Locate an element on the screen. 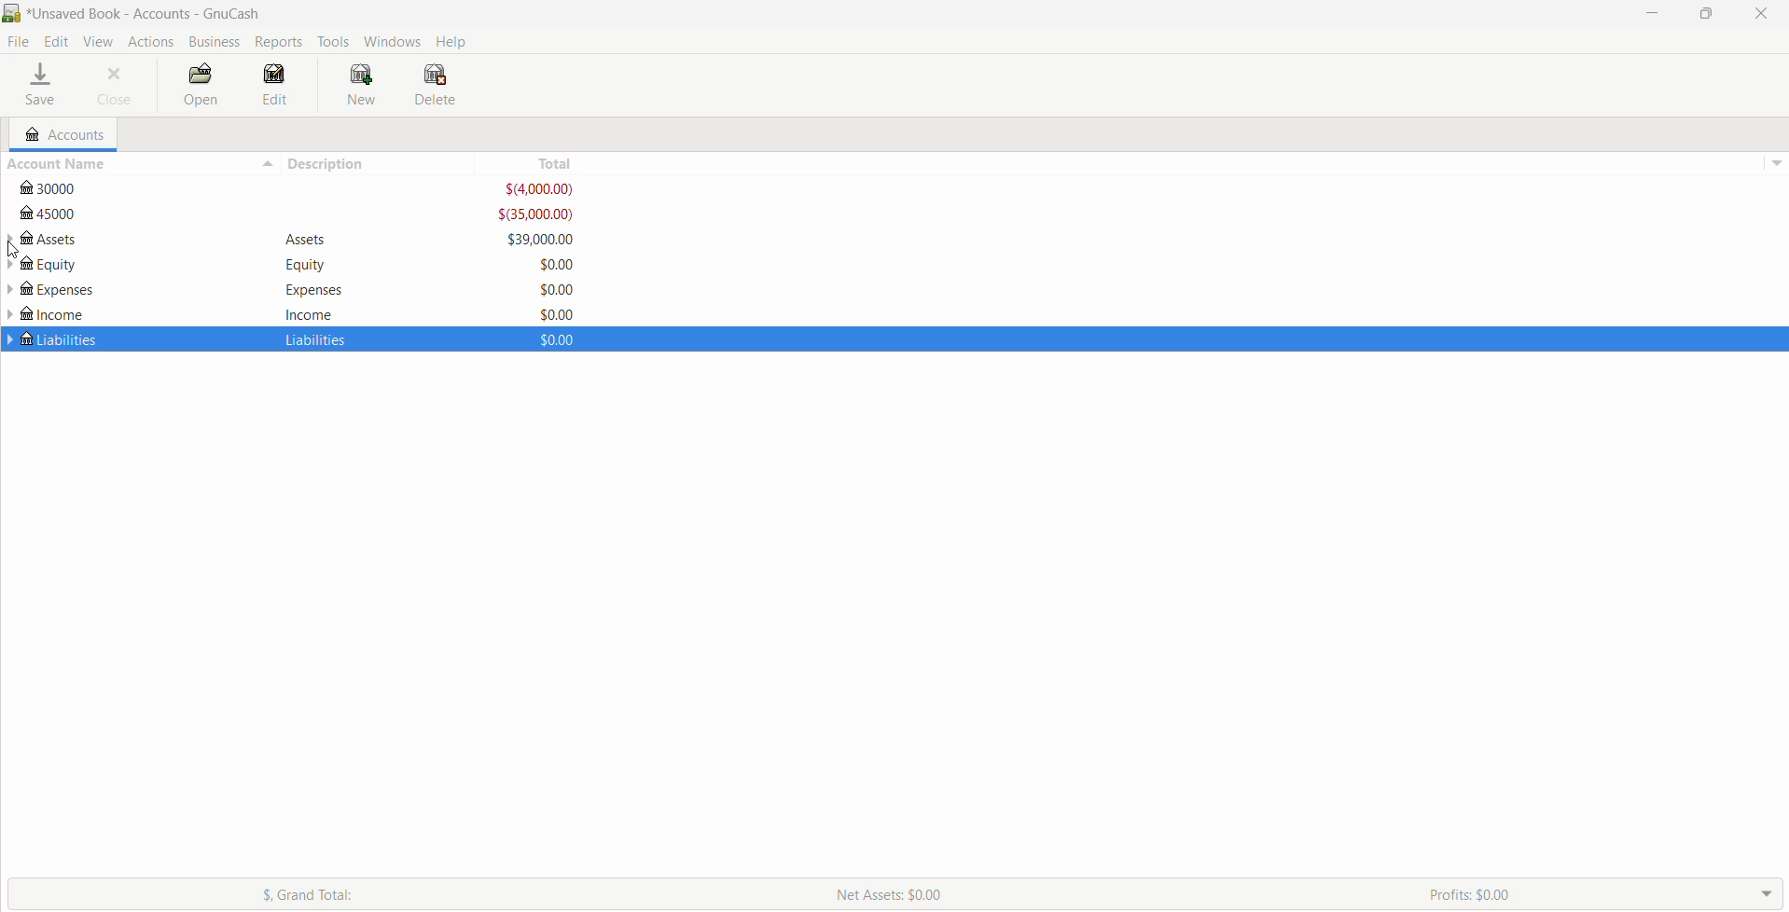 The image size is (1789, 912). Close is located at coordinates (1759, 13).